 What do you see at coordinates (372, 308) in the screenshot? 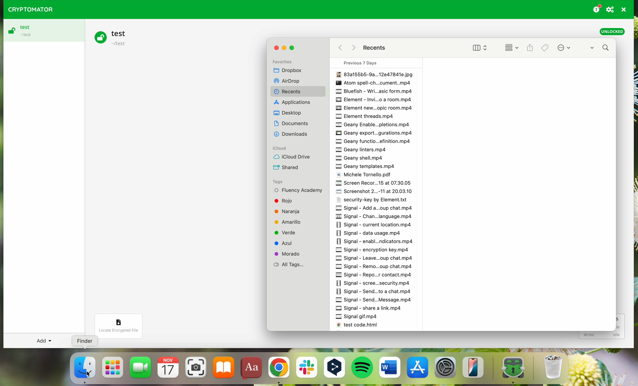
I see `Signal share a list` at bounding box center [372, 308].